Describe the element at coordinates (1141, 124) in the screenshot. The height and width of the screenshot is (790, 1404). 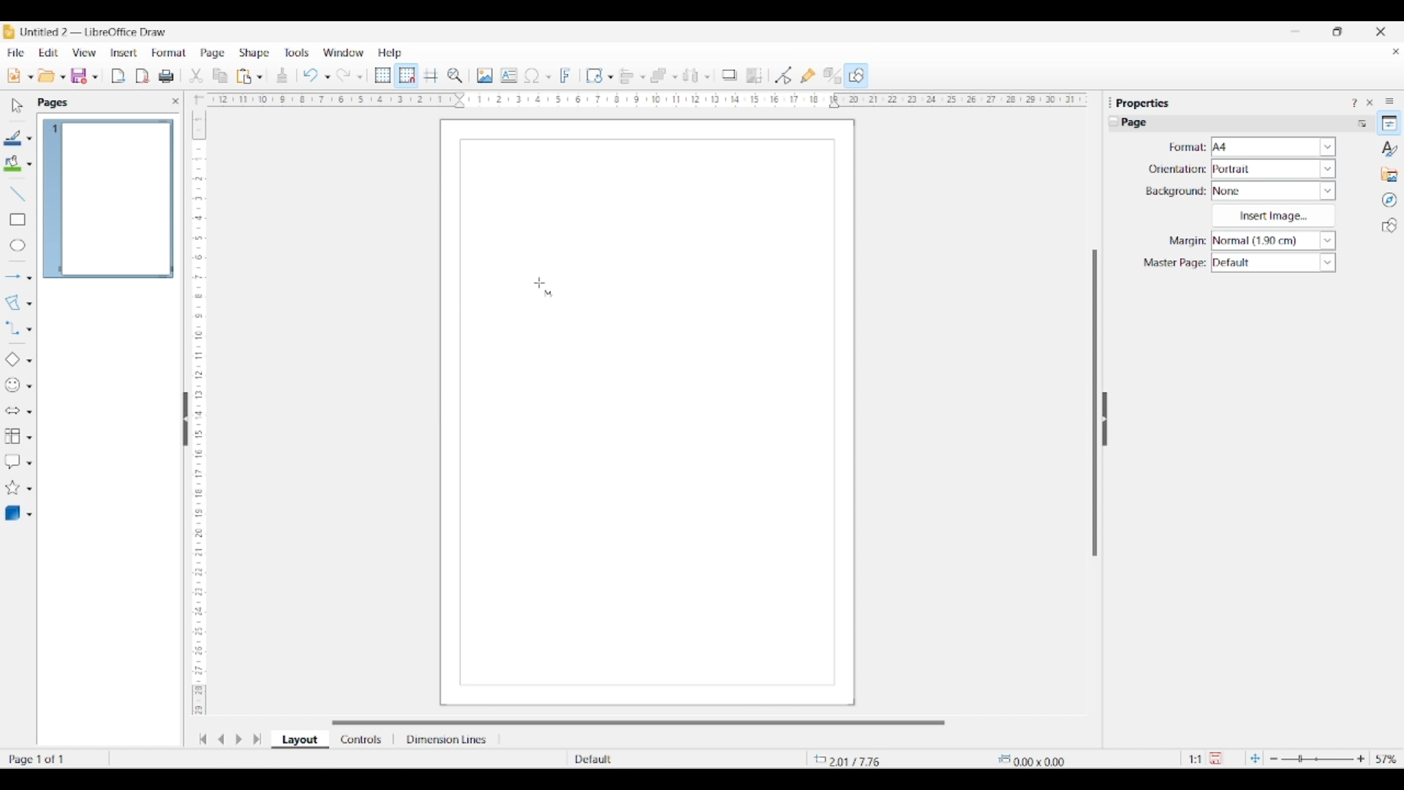
I see `Current settings title - Page` at that location.